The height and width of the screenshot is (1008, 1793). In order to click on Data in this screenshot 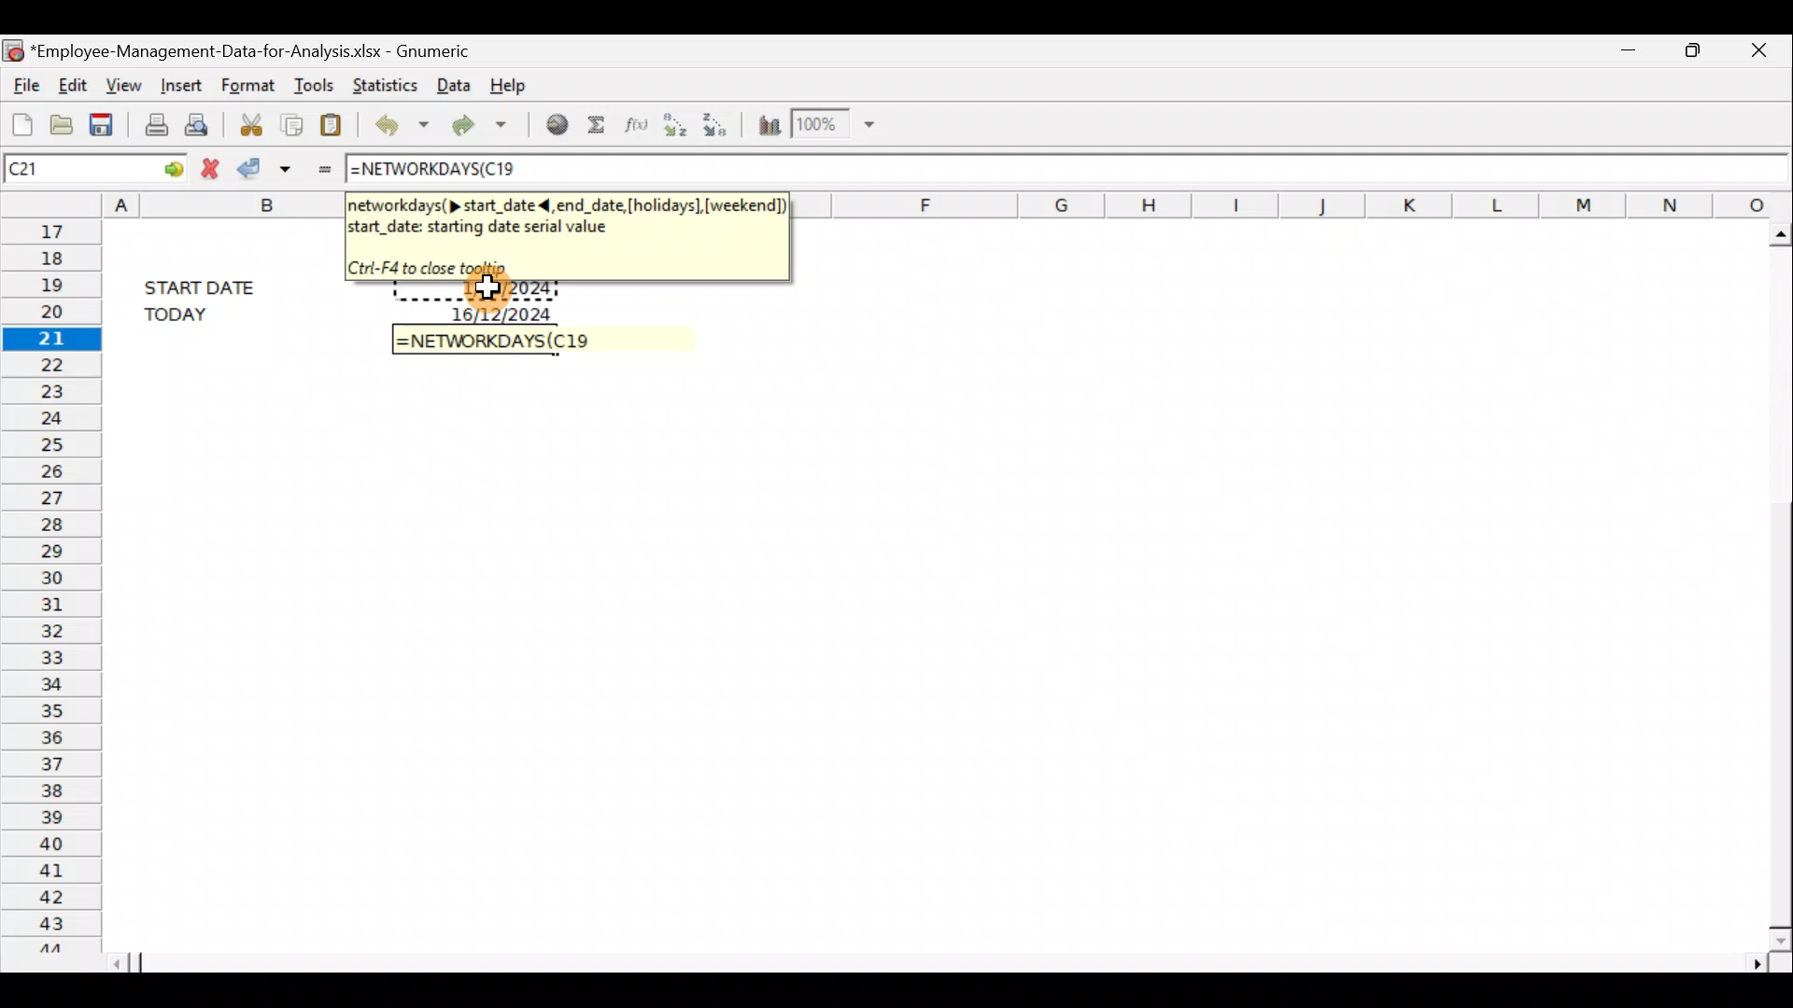, I will do `click(452, 86)`.